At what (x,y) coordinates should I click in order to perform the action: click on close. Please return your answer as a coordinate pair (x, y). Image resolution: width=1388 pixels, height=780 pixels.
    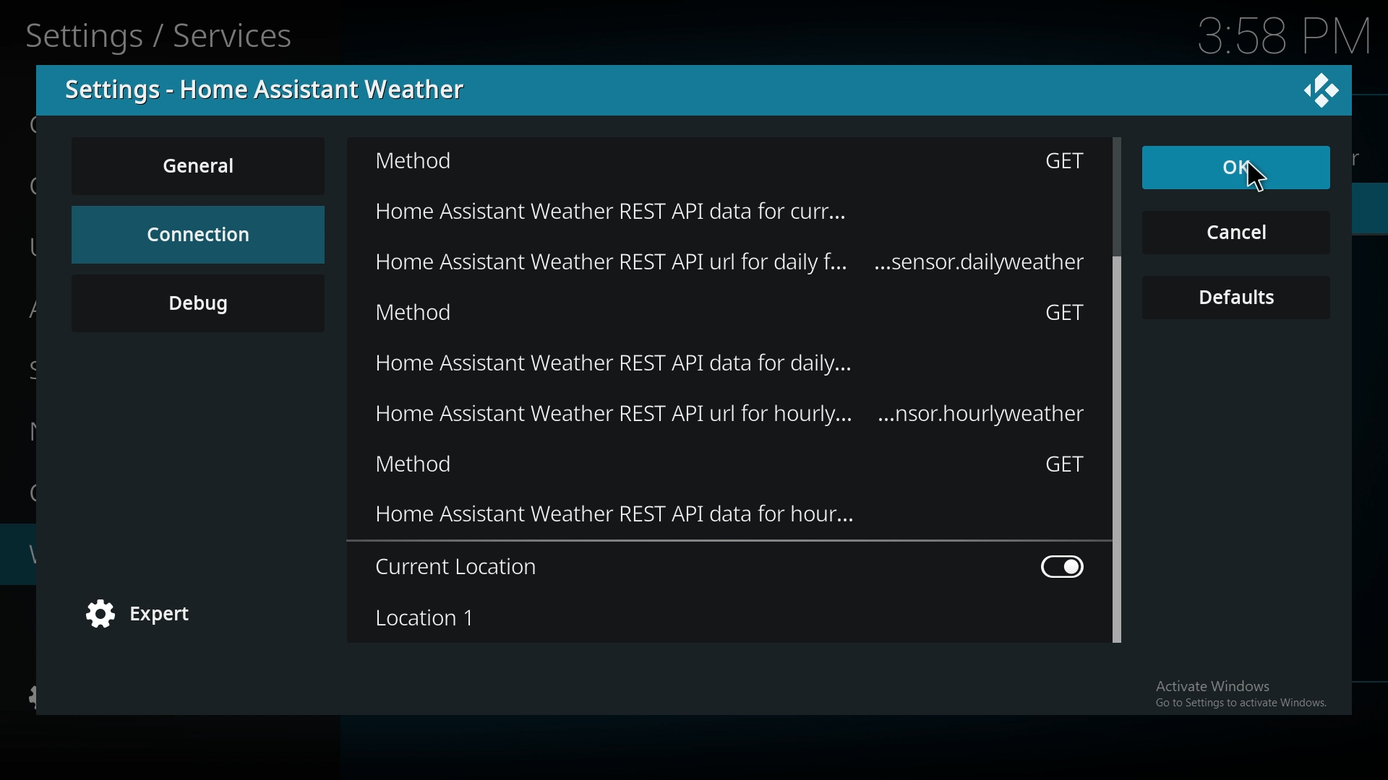
    Looking at the image, I should click on (1321, 89).